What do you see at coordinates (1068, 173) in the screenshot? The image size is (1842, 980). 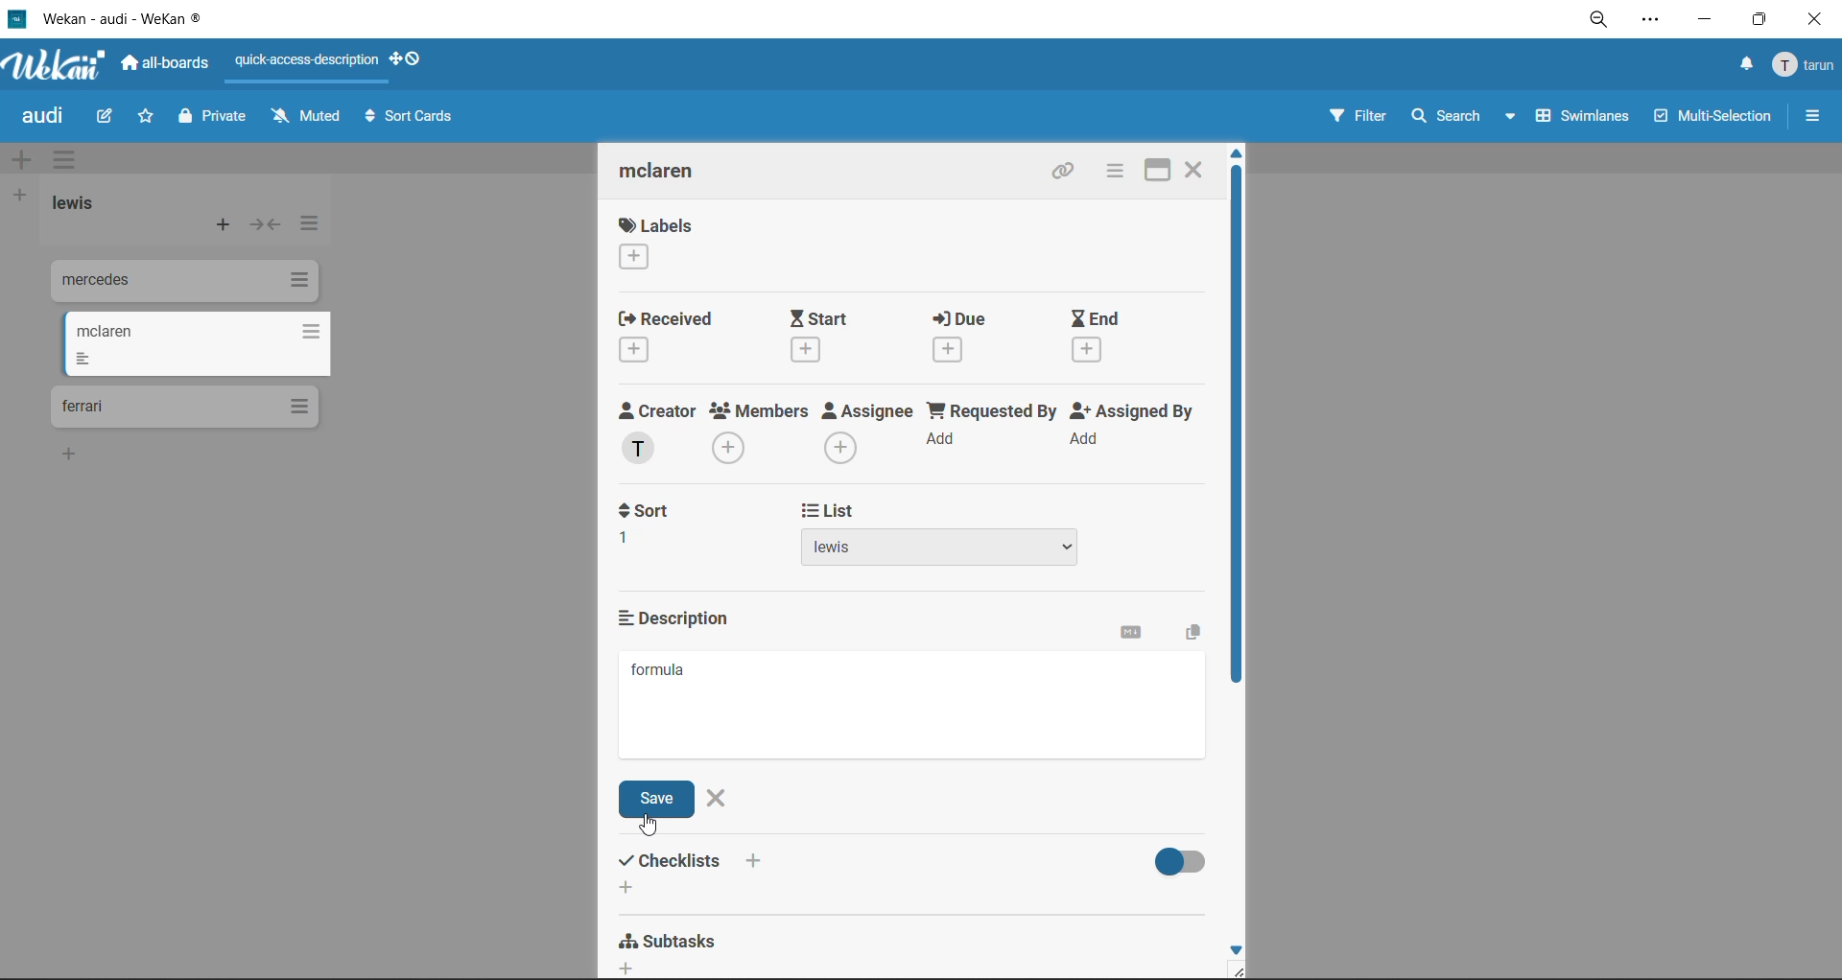 I see `copy link` at bounding box center [1068, 173].